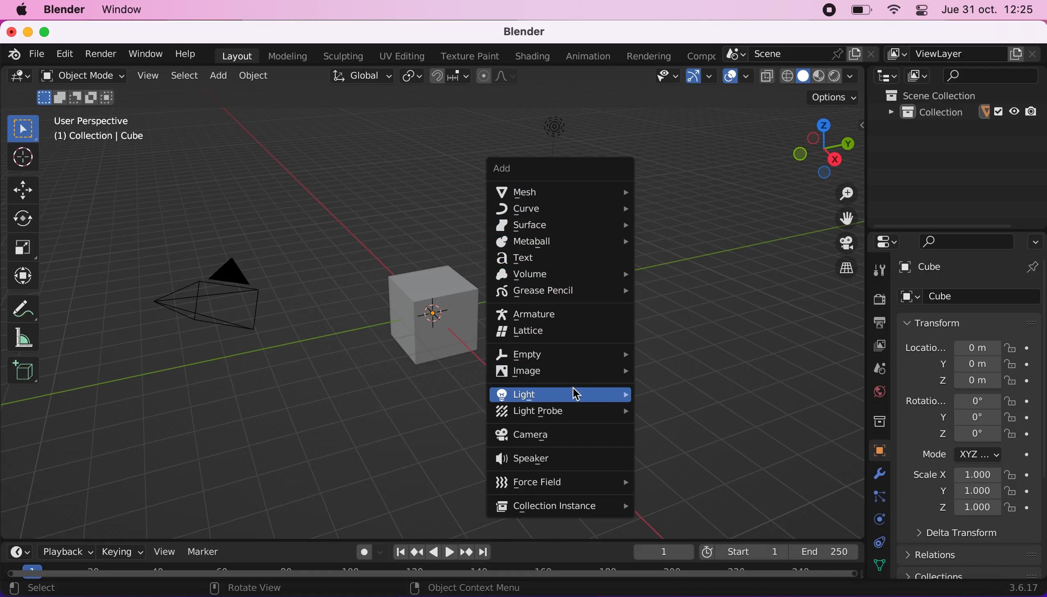  Describe the element at coordinates (963, 55) in the screenshot. I see `view layer` at that location.